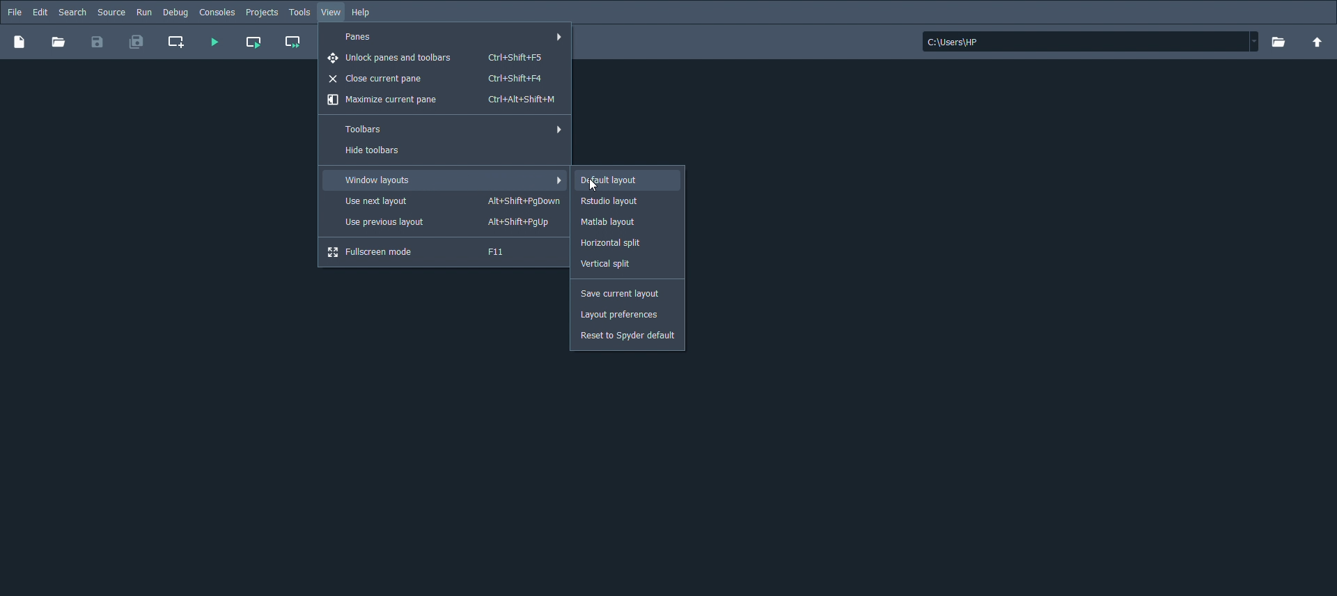 The image size is (1337, 596). I want to click on Reset to Spyder default, so click(630, 335).